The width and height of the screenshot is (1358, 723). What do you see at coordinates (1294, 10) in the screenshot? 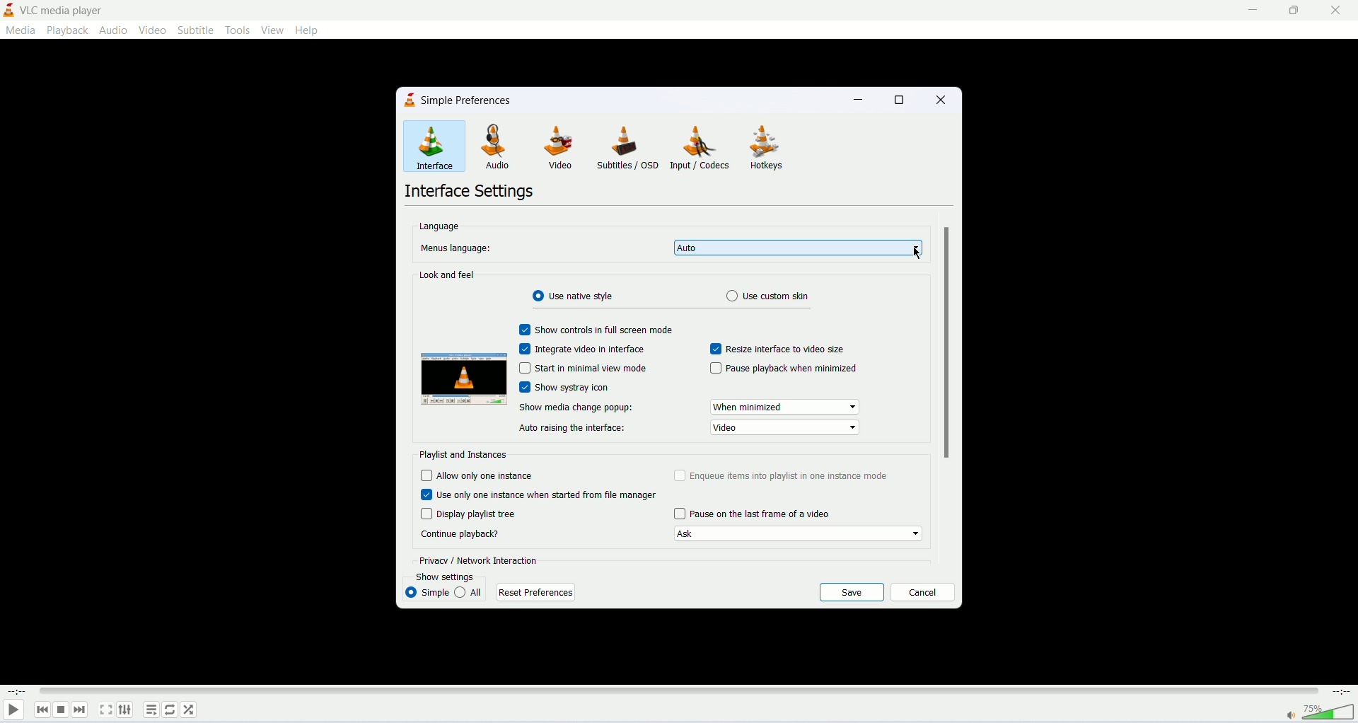
I see `maximize` at bounding box center [1294, 10].